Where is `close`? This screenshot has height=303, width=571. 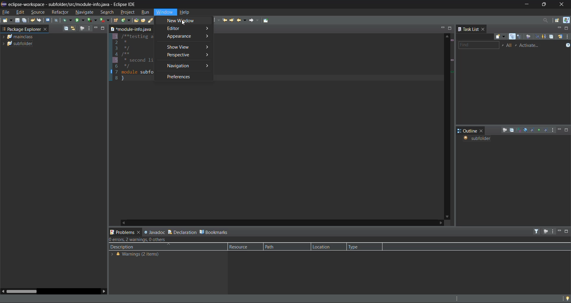
close is located at coordinates (45, 30).